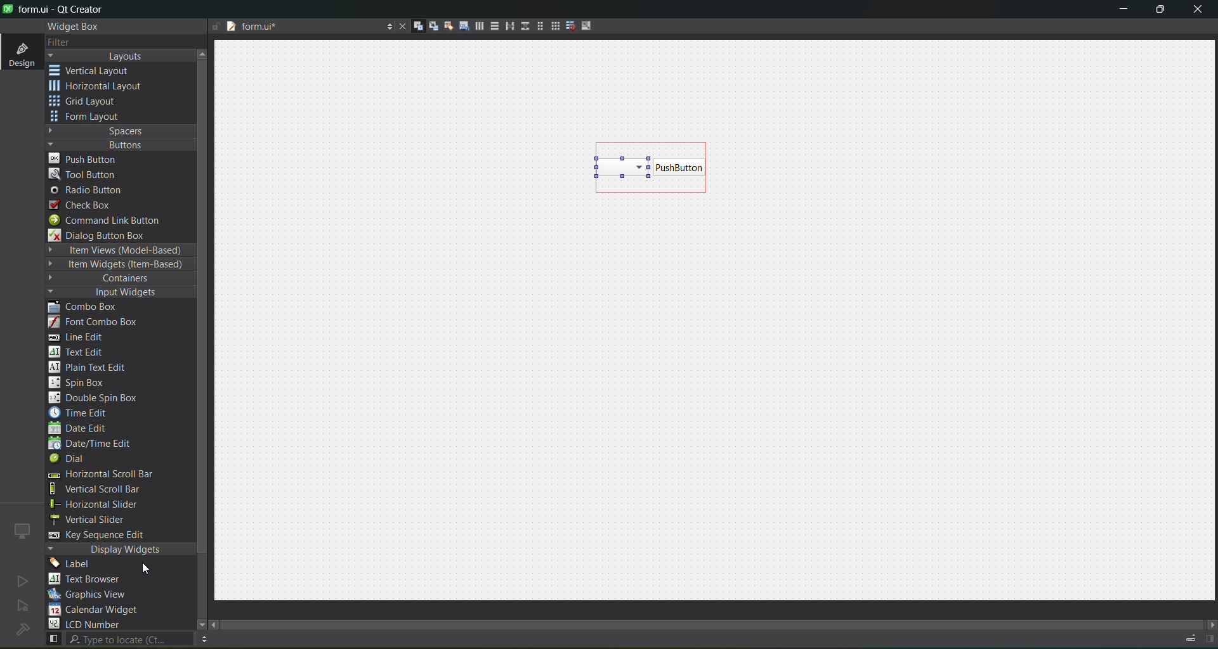 Image resolution: width=1218 pixels, height=649 pixels. Describe the element at coordinates (459, 28) in the screenshot. I see `edit tab` at that location.